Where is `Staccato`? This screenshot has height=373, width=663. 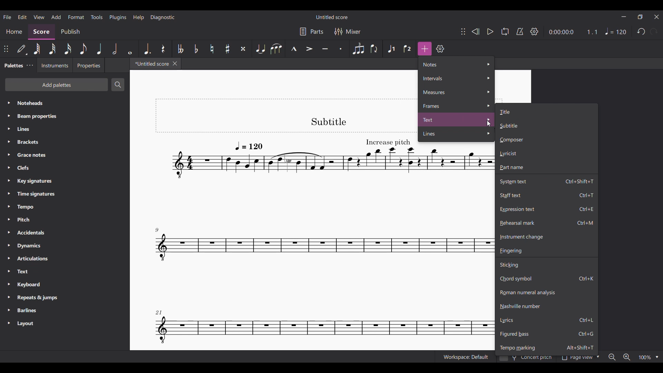 Staccato is located at coordinates (342, 49).